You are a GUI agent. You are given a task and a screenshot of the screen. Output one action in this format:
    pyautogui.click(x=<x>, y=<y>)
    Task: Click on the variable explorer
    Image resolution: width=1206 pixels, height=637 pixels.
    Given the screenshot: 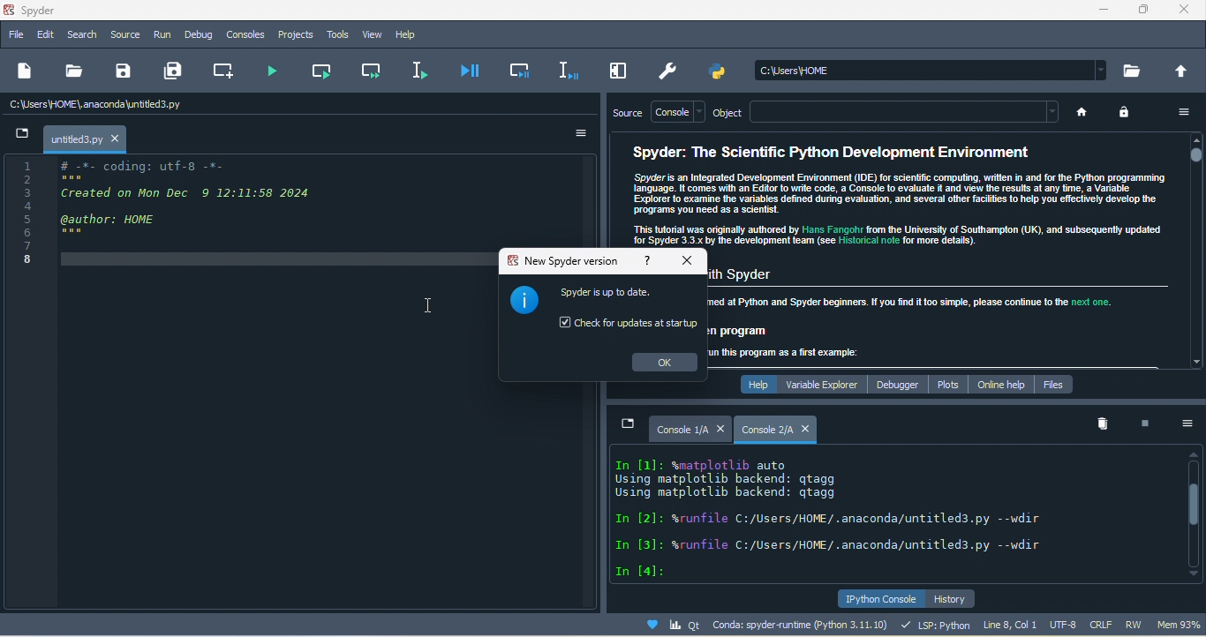 What is the action you would take?
    pyautogui.click(x=825, y=384)
    